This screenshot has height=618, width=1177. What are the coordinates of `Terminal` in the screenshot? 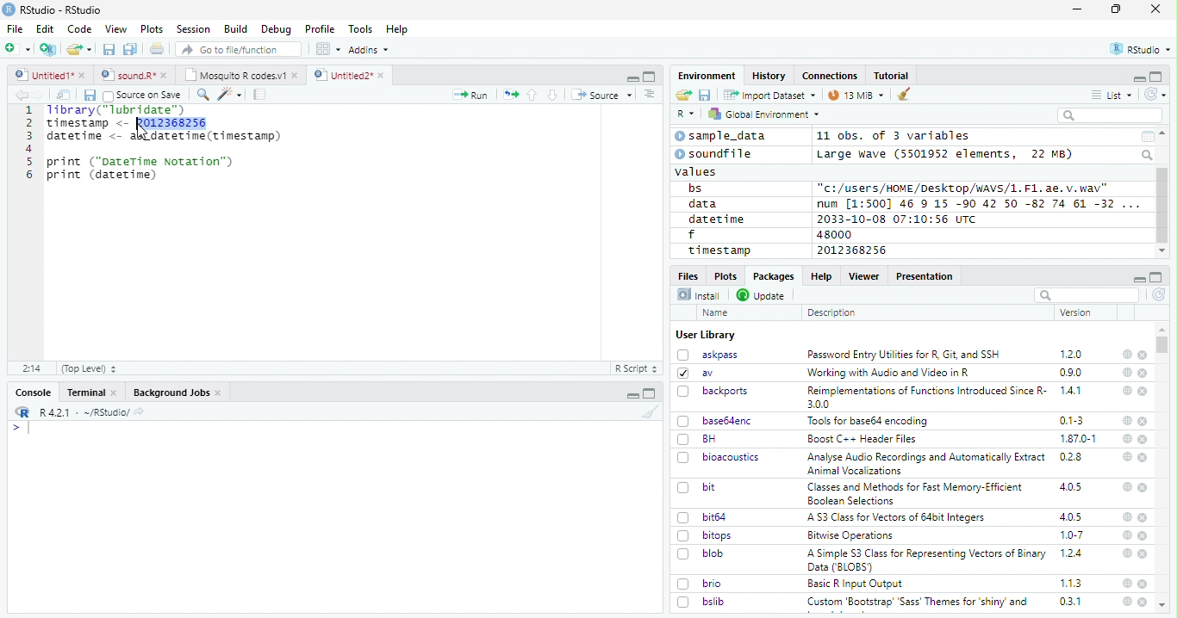 It's located at (91, 392).